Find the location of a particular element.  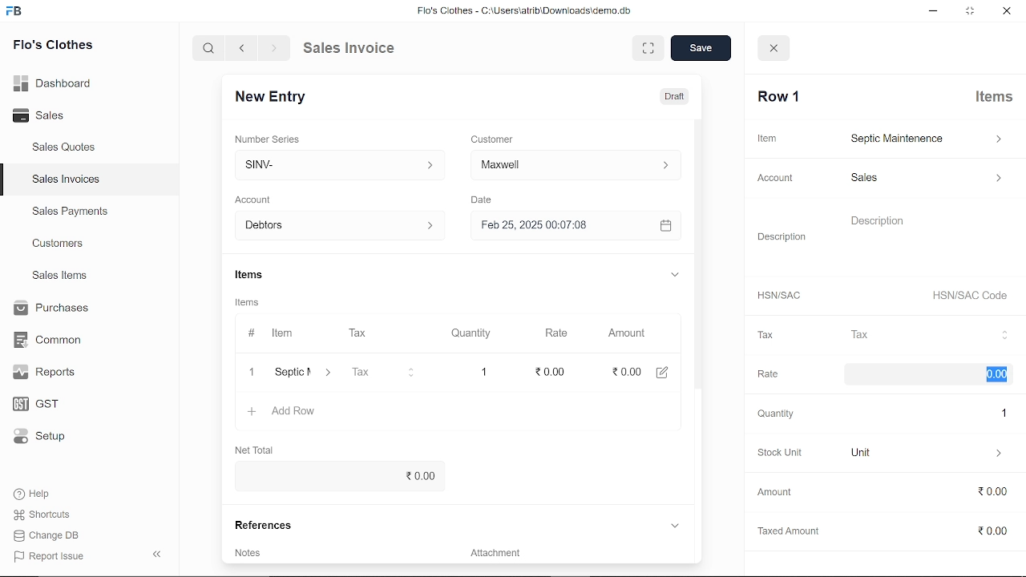

description is located at coordinates (928, 238).